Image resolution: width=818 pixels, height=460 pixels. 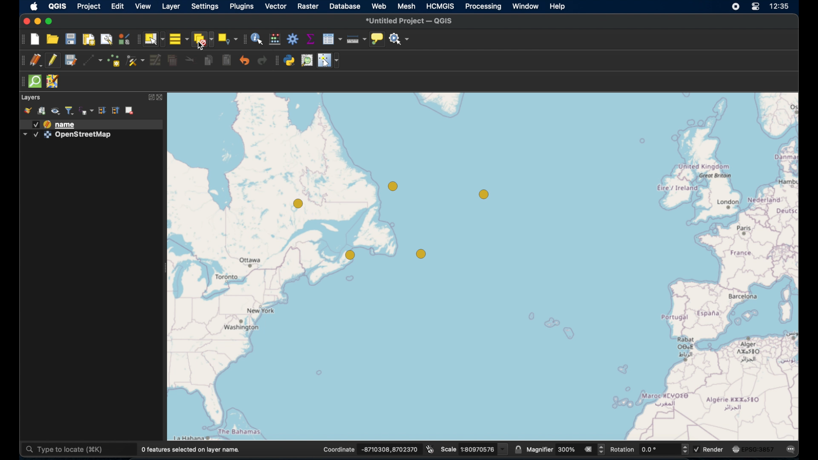 What do you see at coordinates (86, 111) in the screenshot?
I see `filter legend by expression` at bounding box center [86, 111].